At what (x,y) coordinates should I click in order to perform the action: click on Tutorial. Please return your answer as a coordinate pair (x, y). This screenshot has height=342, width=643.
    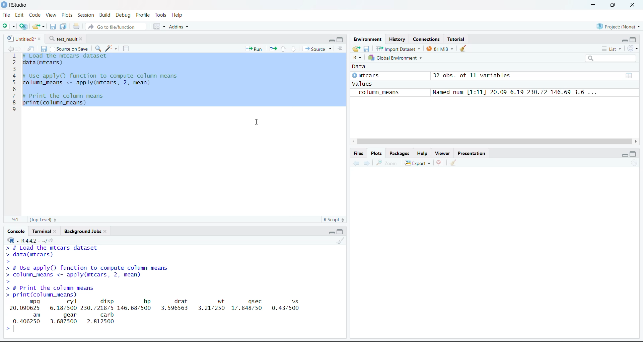
    Looking at the image, I should click on (458, 38).